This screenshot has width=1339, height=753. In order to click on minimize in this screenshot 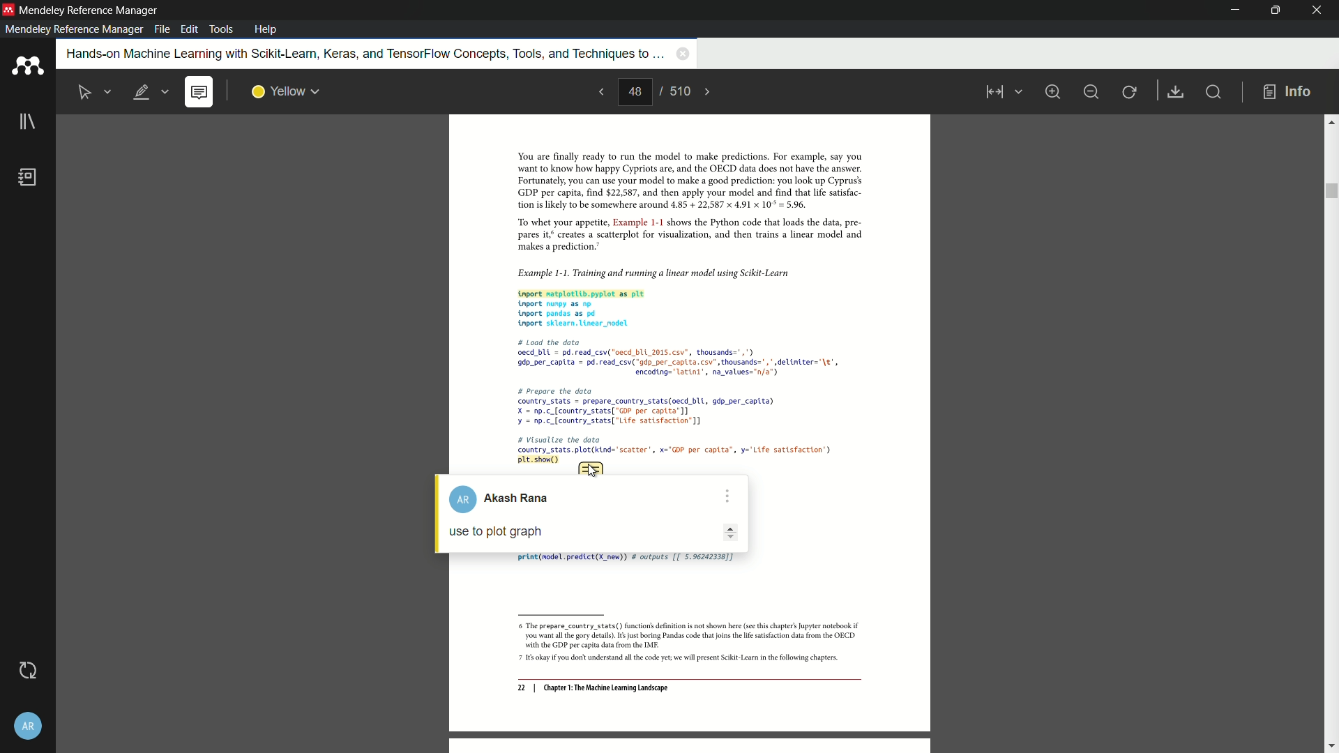, I will do `click(1236, 10)`.